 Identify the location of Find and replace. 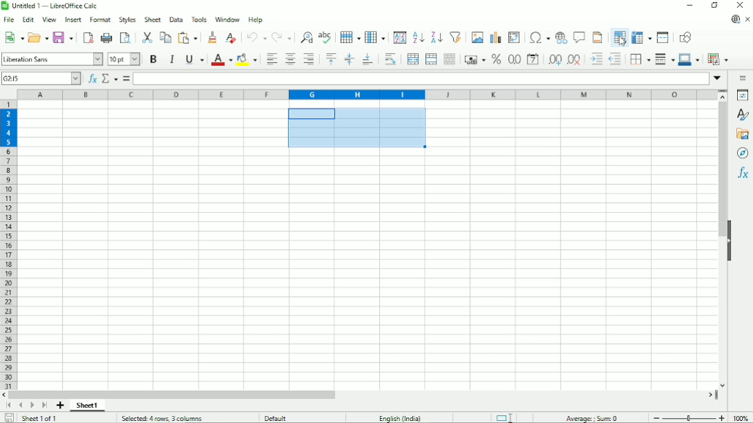
(305, 37).